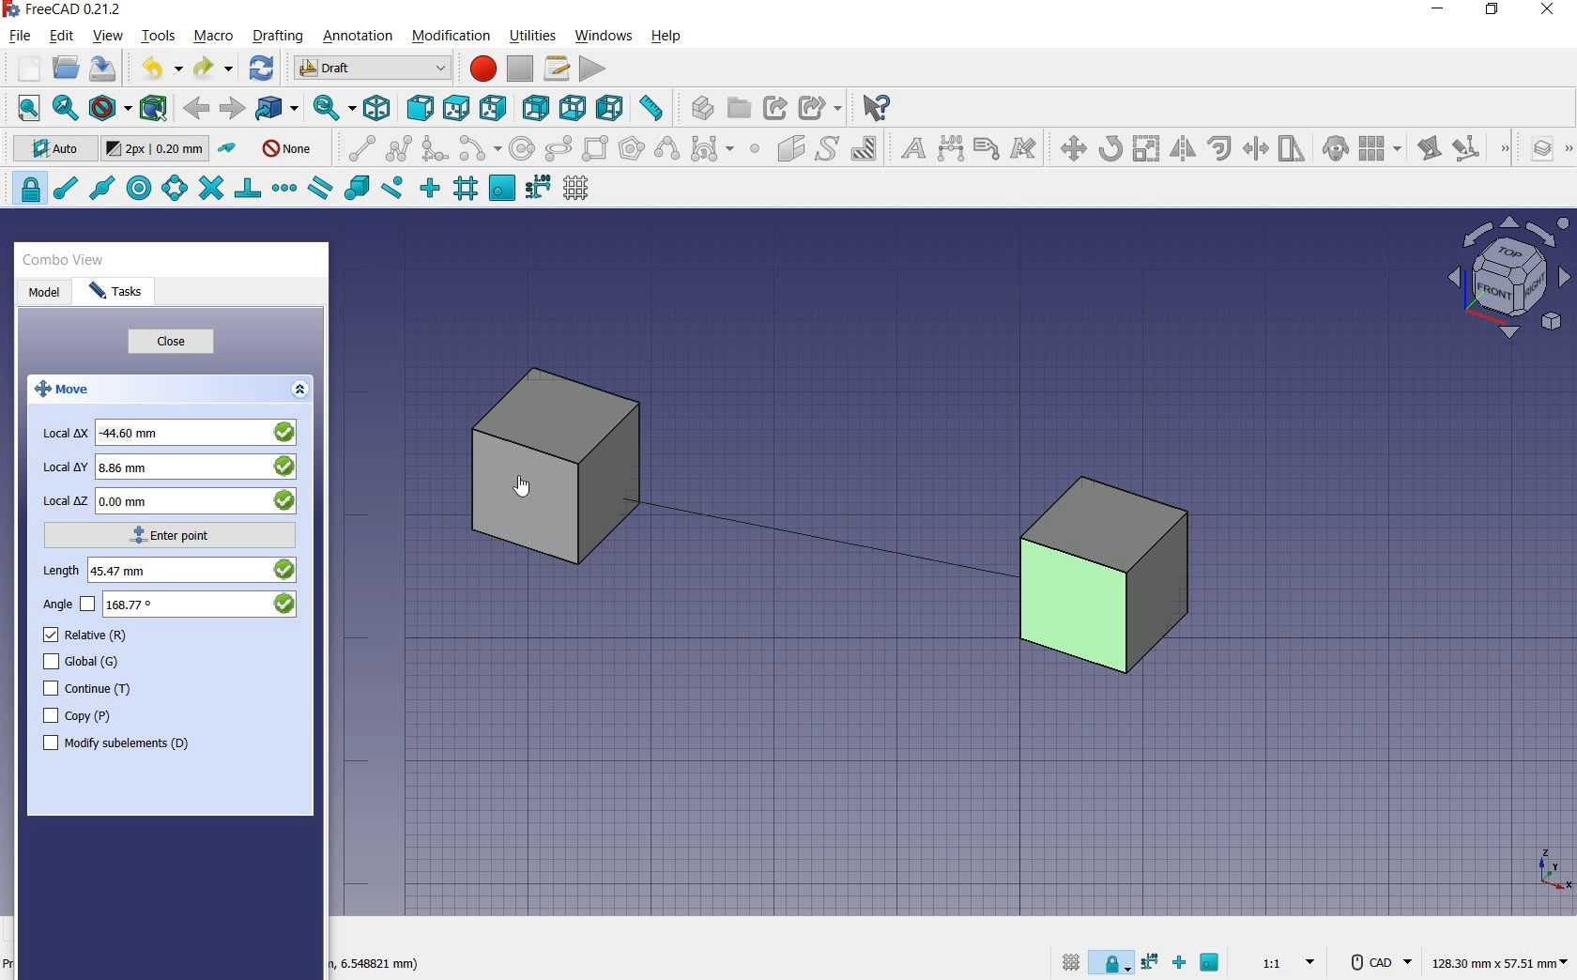 The width and height of the screenshot is (1577, 980). Describe the element at coordinates (612, 109) in the screenshot. I see `left` at that location.